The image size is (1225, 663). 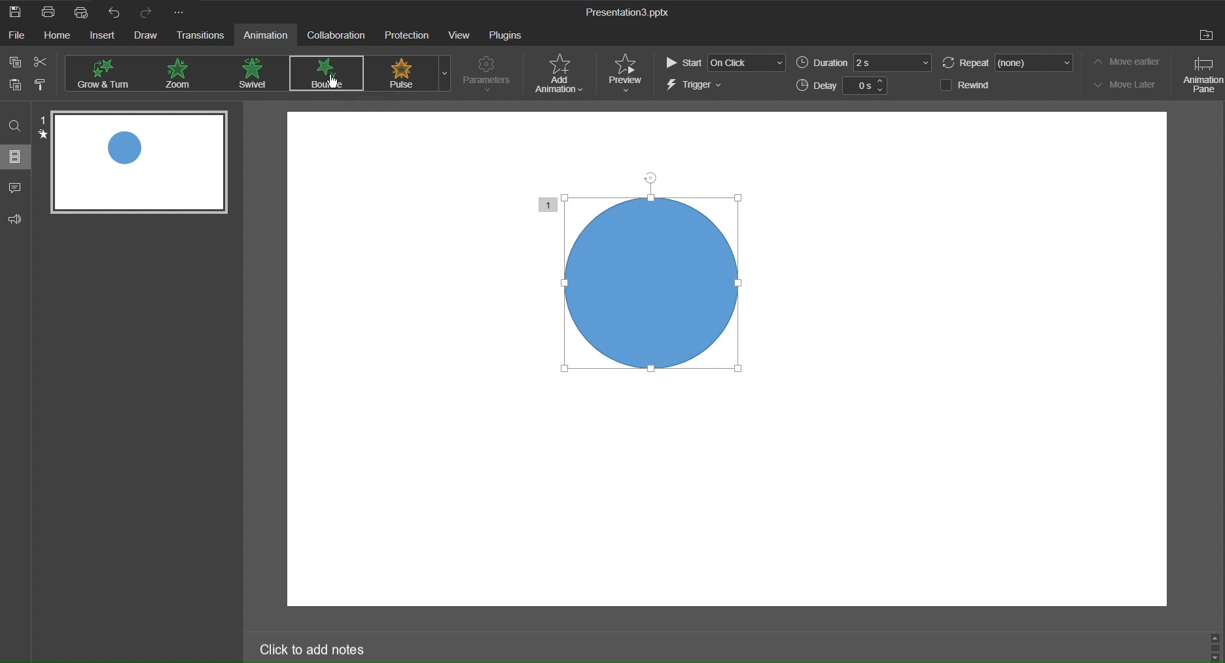 I want to click on Slide, so click(x=16, y=158).